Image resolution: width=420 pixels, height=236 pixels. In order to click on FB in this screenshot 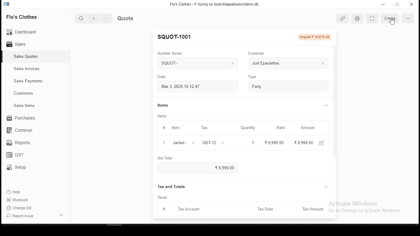, I will do `click(11, 4)`.